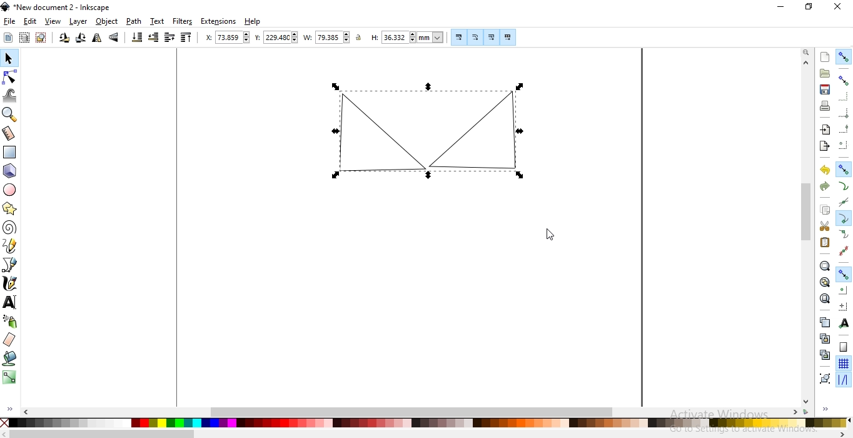  What do you see at coordinates (843, 186) in the screenshot?
I see `snap to paths` at bounding box center [843, 186].